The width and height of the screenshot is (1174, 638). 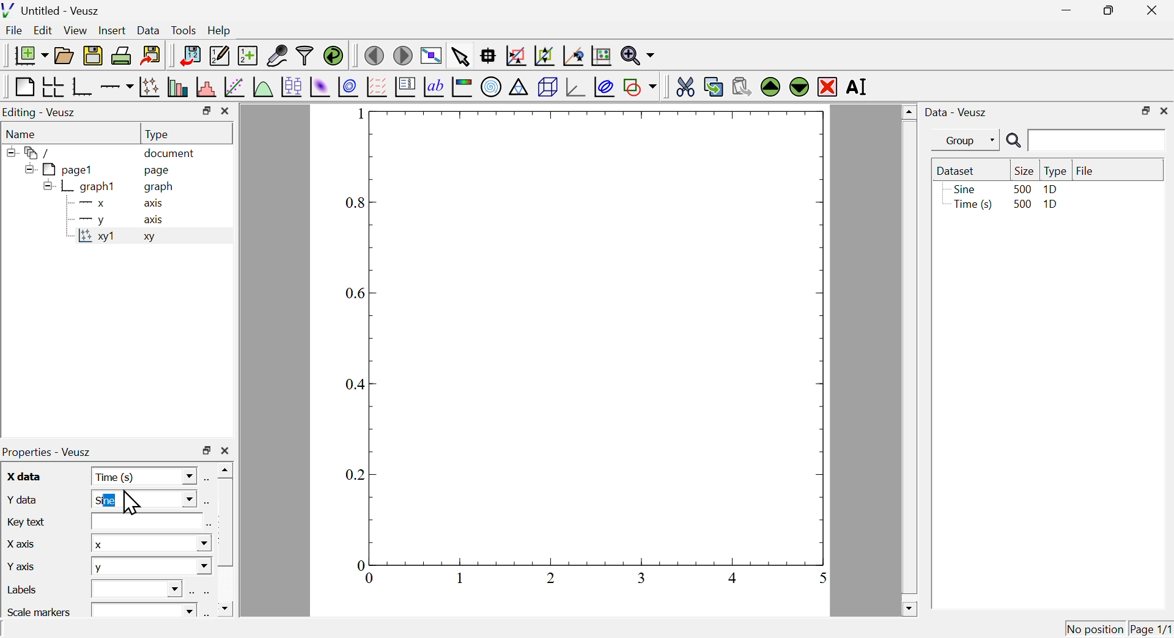 What do you see at coordinates (861, 87) in the screenshot?
I see `rename the selected widget` at bounding box center [861, 87].